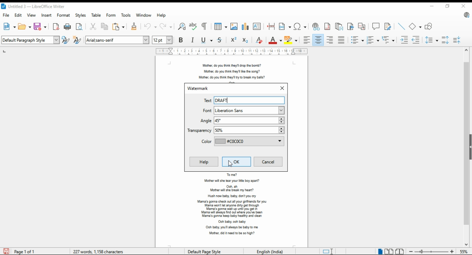  What do you see at coordinates (416, 40) in the screenshot?
I see `decrease indent` at bounding box center [416, 40].